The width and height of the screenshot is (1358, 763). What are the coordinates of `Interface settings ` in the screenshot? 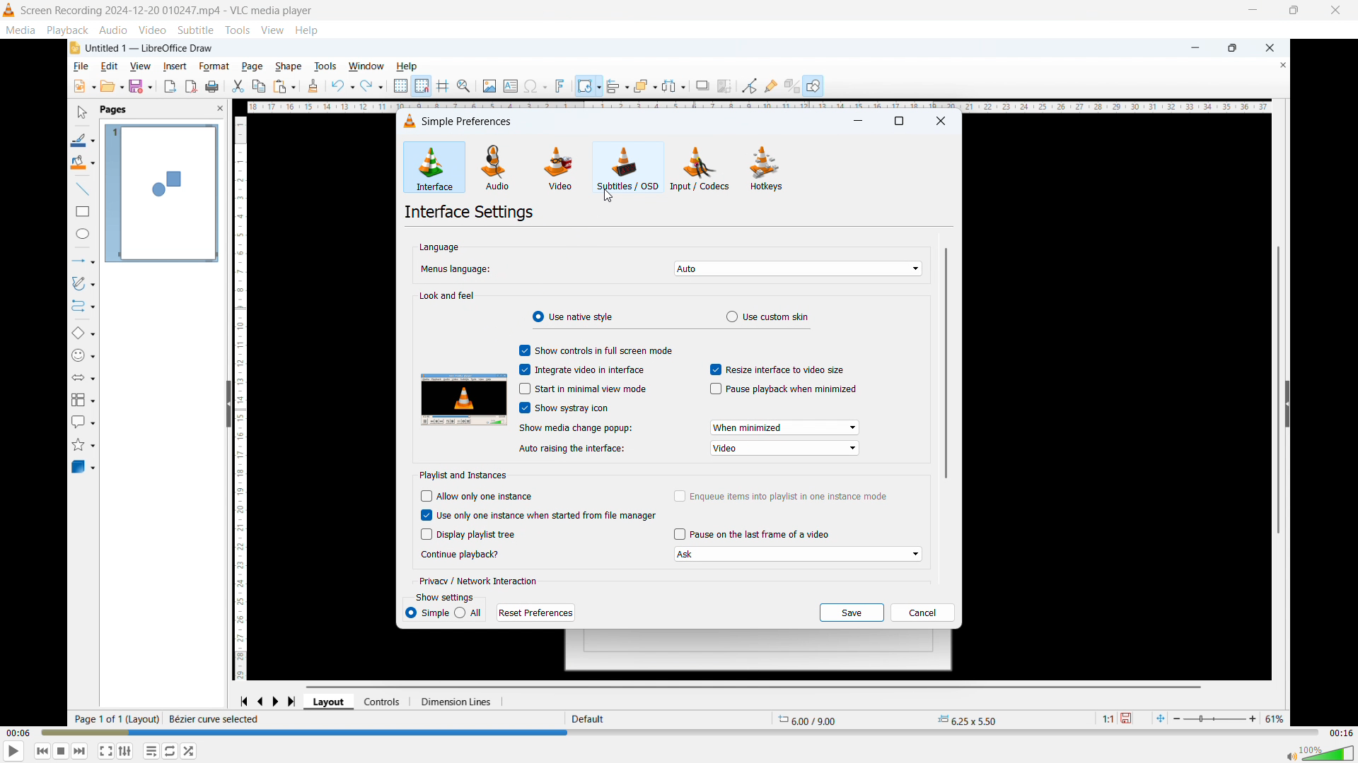 It's located at (470, 213).